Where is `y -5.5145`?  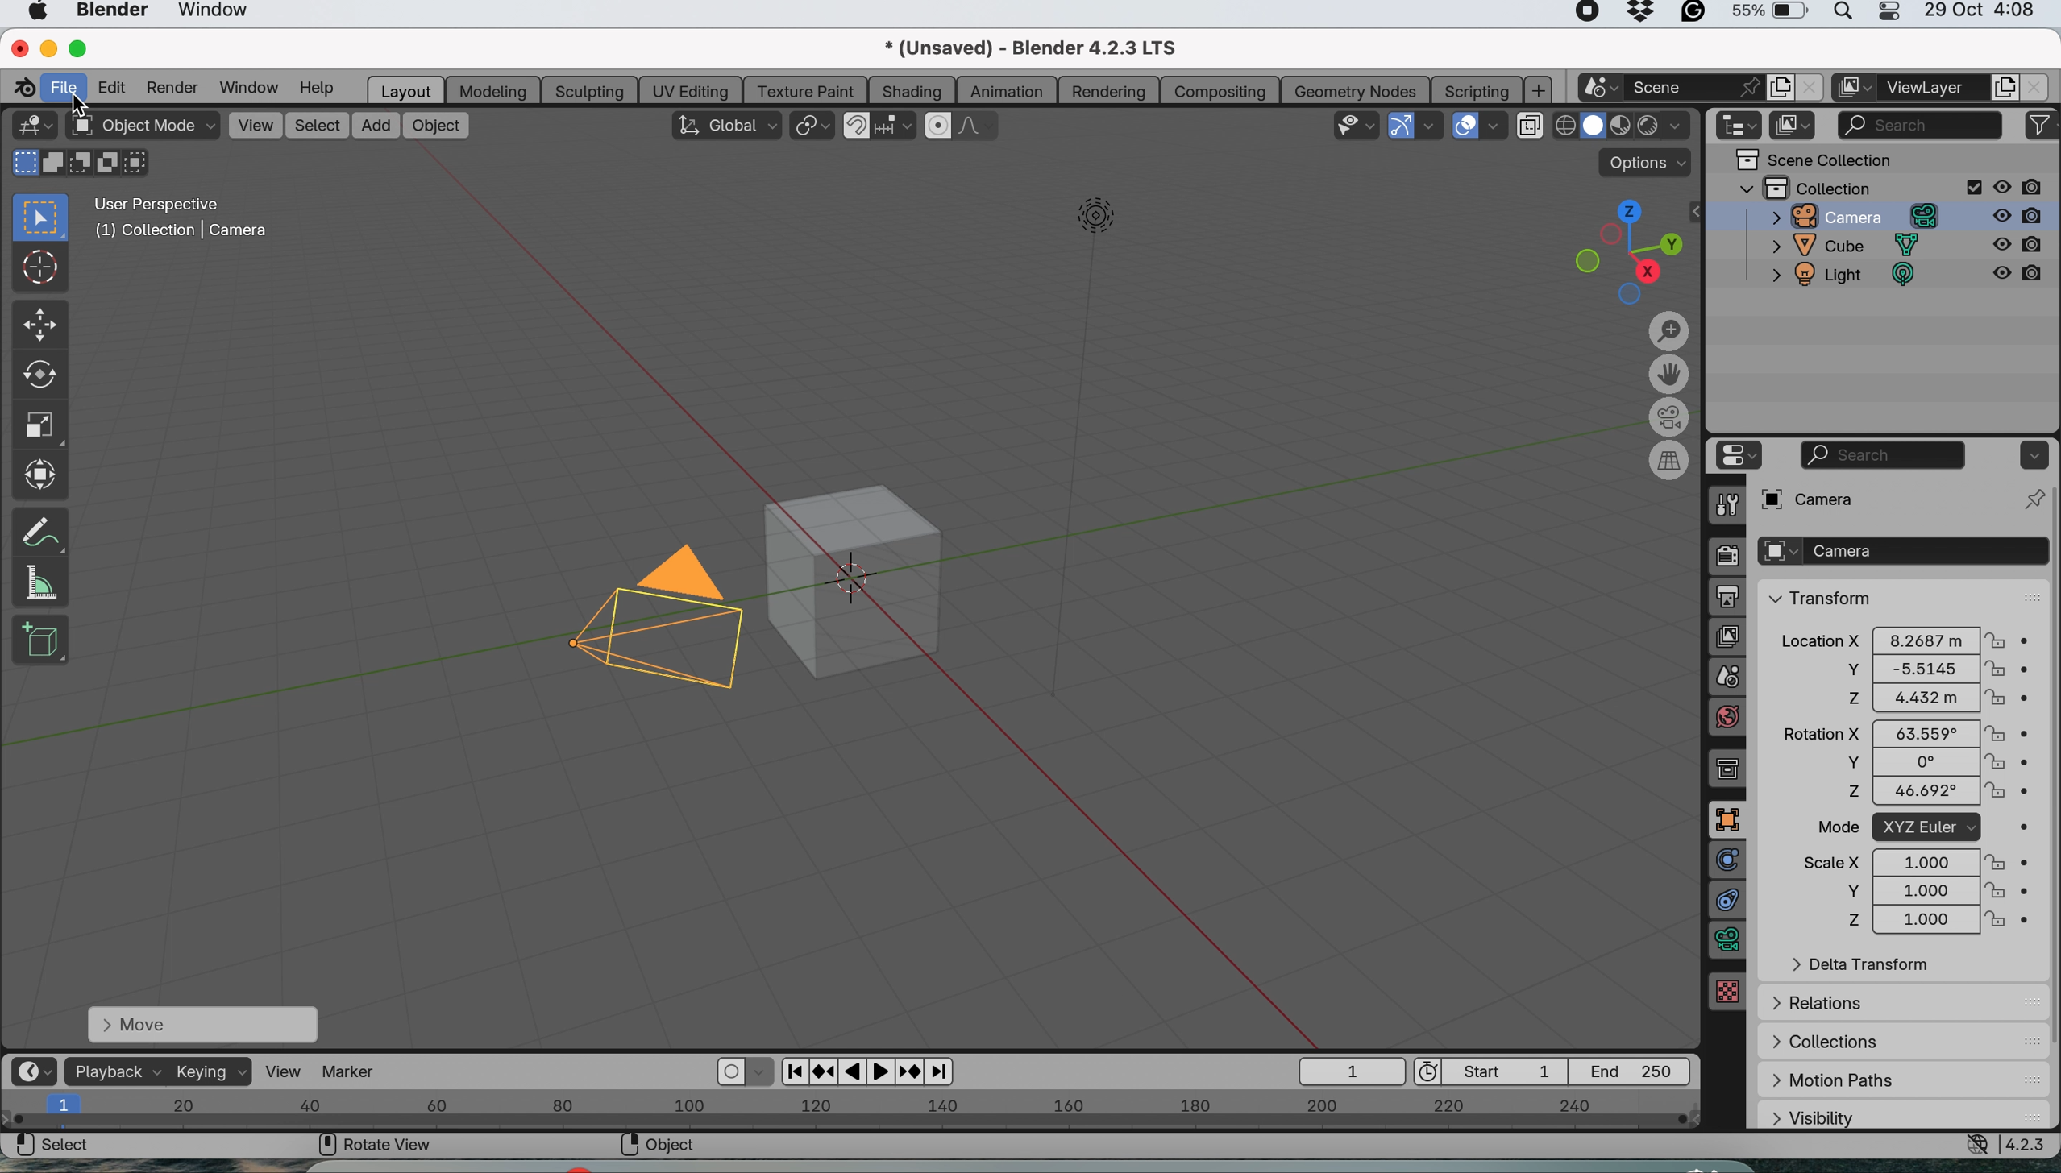
y -5.5145 is located at coordinates (1918, 670).